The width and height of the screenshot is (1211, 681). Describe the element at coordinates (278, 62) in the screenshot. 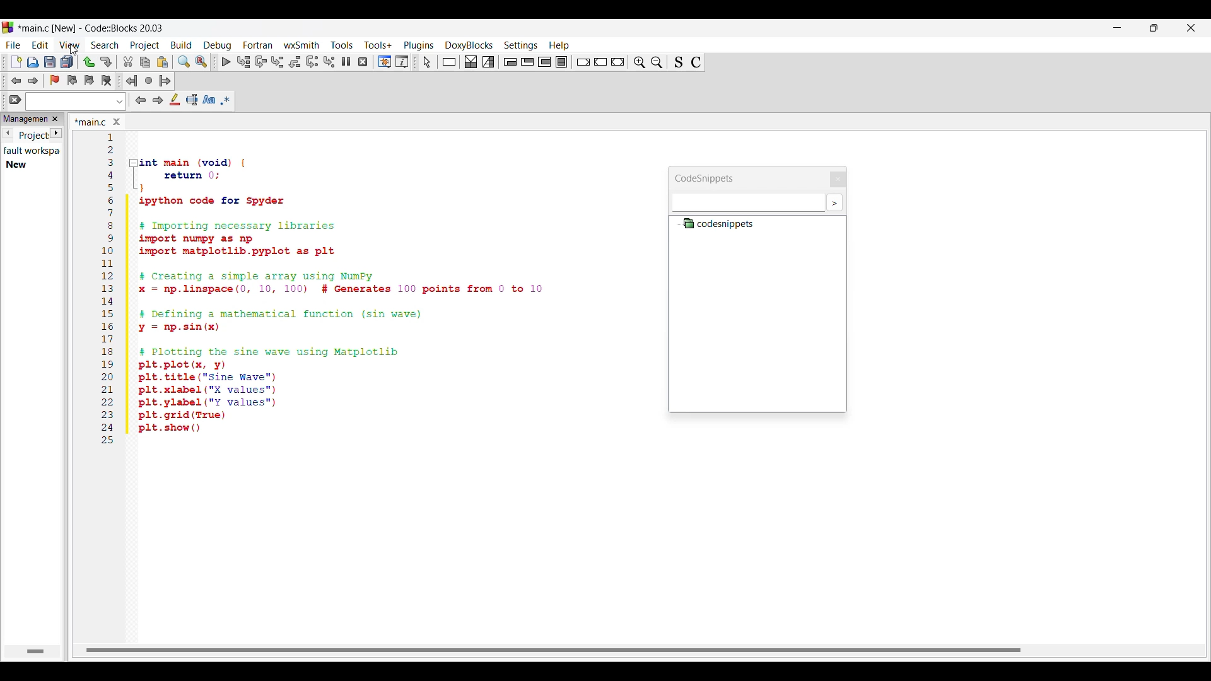

I see `Step into` at that location.